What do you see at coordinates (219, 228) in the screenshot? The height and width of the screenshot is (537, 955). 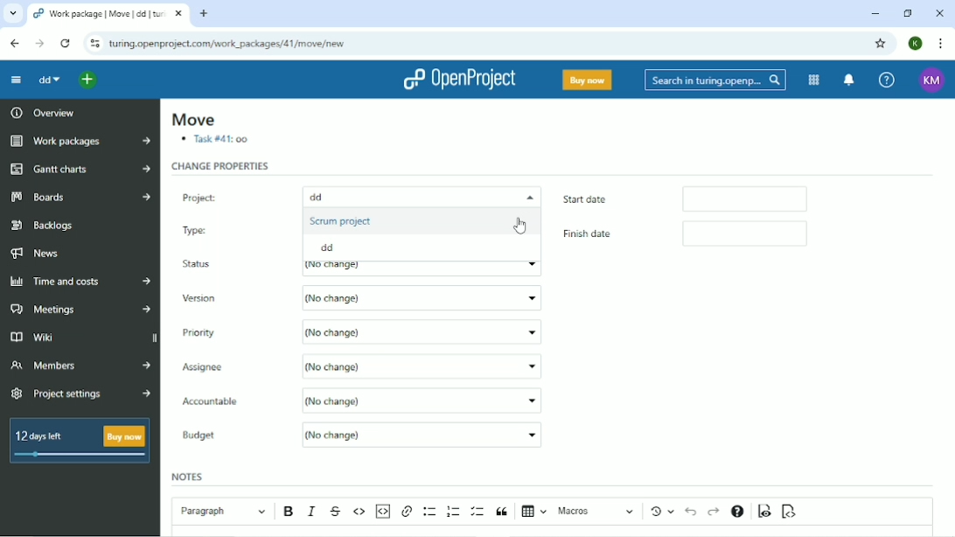 I see `Type` at bounding box center [219, 228].